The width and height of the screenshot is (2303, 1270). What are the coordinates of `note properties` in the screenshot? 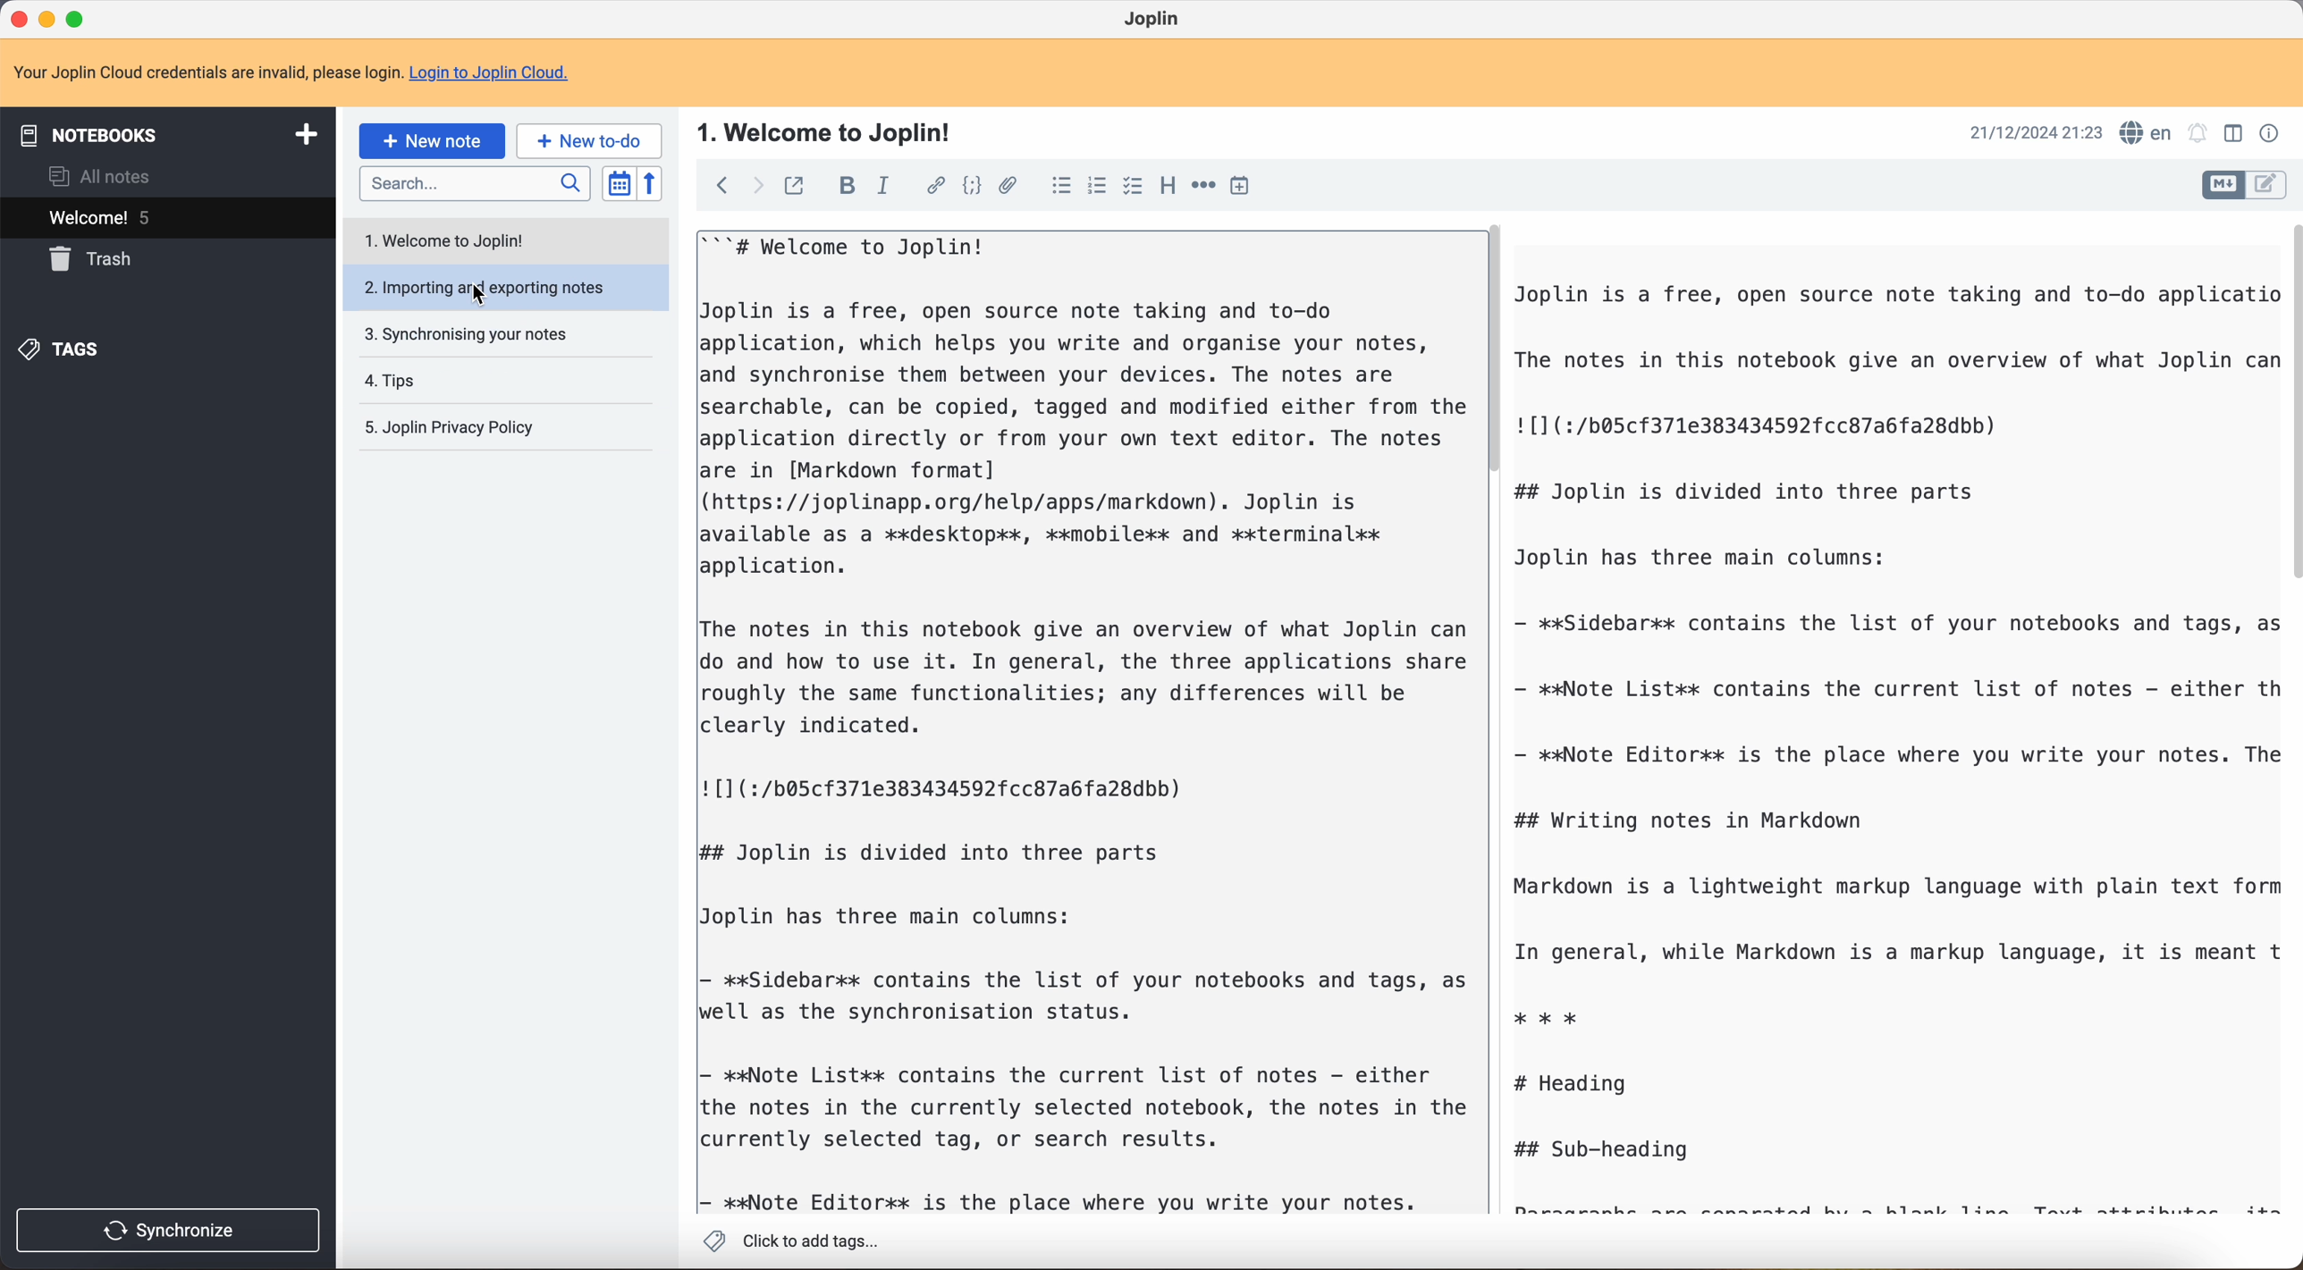 It's located at (2270, 131).